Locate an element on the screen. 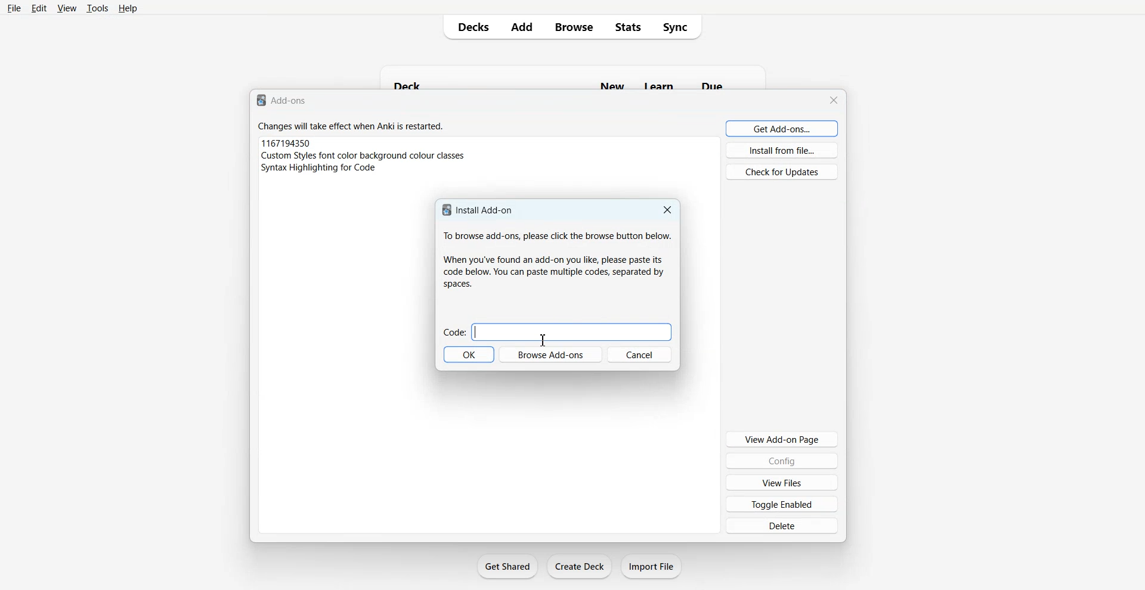 This screenshot has width=1145, height=590. Toggle Enabled is located at coordinates (783, 504).